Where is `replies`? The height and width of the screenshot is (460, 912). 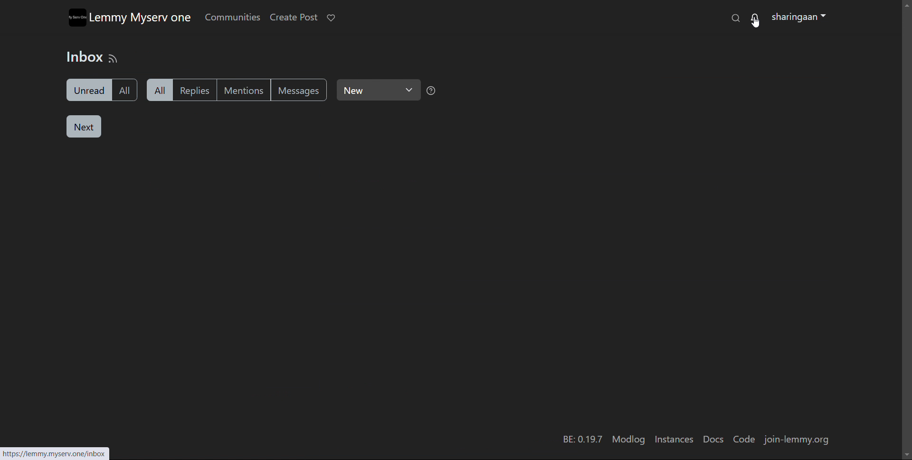
replies is located at coordinates (199, 90).